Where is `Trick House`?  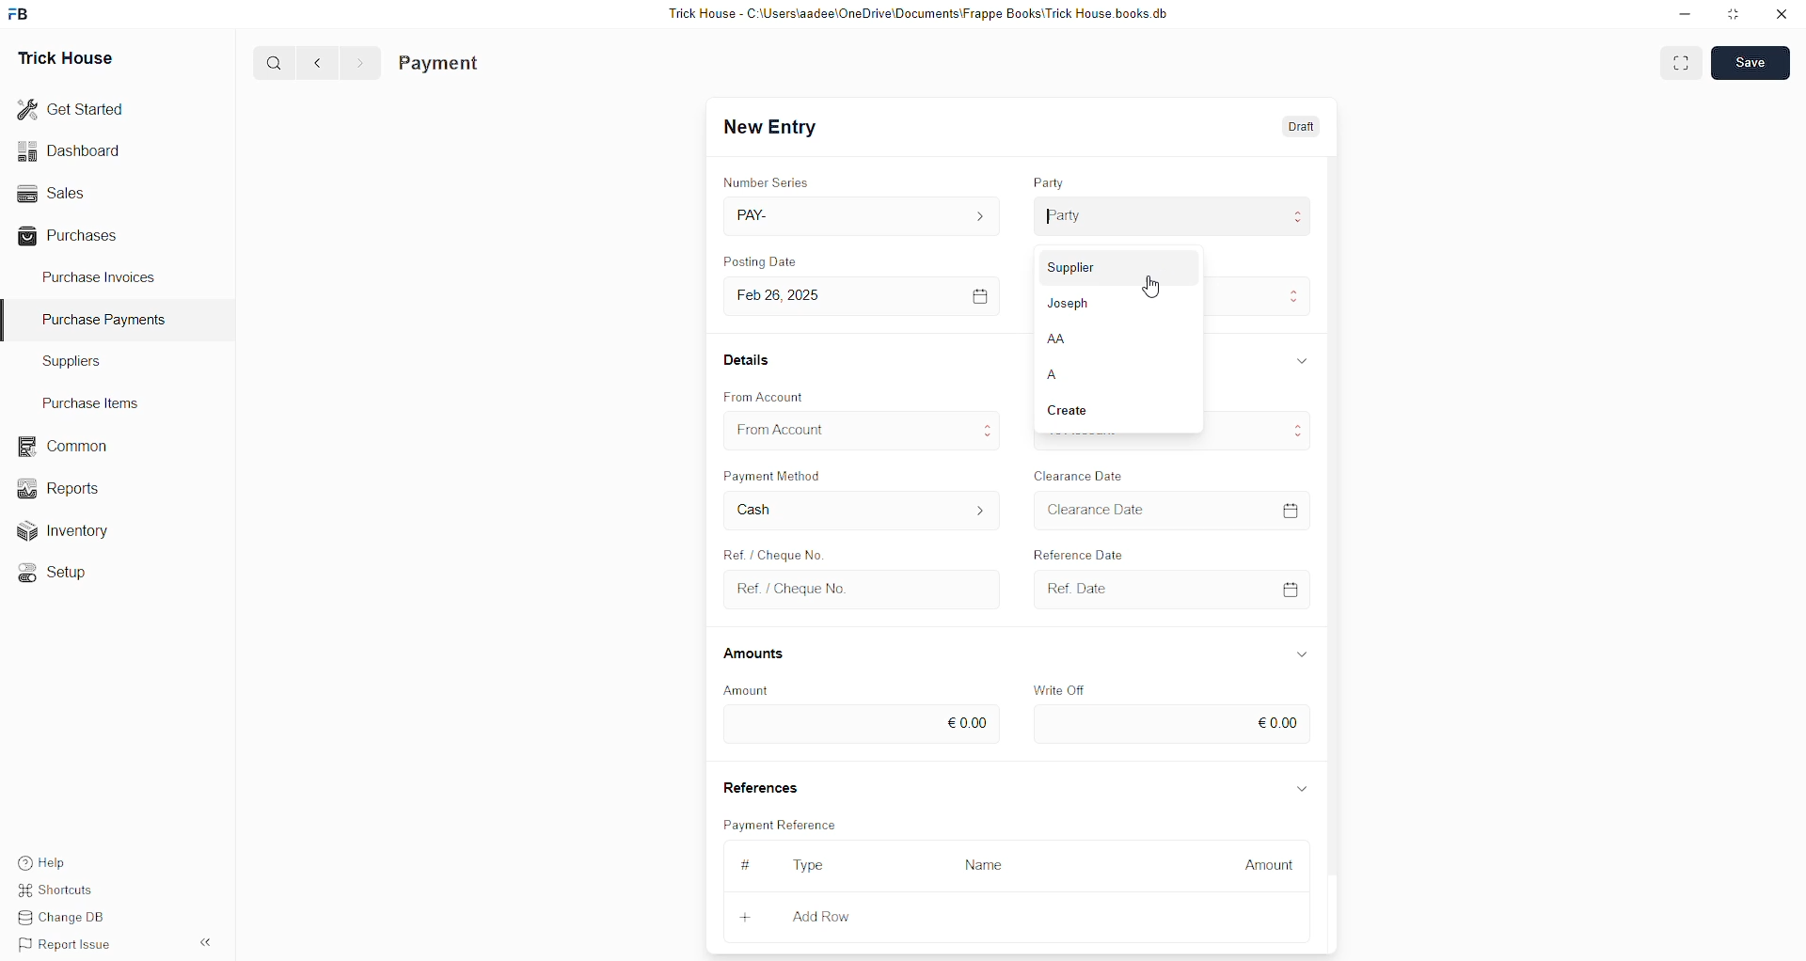 Trick House is located at coordinates (68, 55).